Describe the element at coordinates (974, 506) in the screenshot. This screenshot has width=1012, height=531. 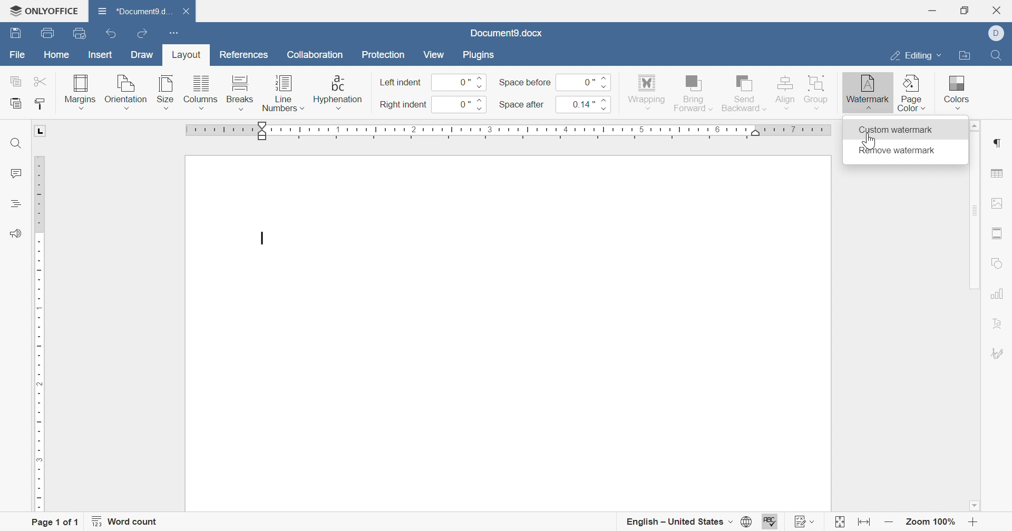
I see `scroll down` at that location.